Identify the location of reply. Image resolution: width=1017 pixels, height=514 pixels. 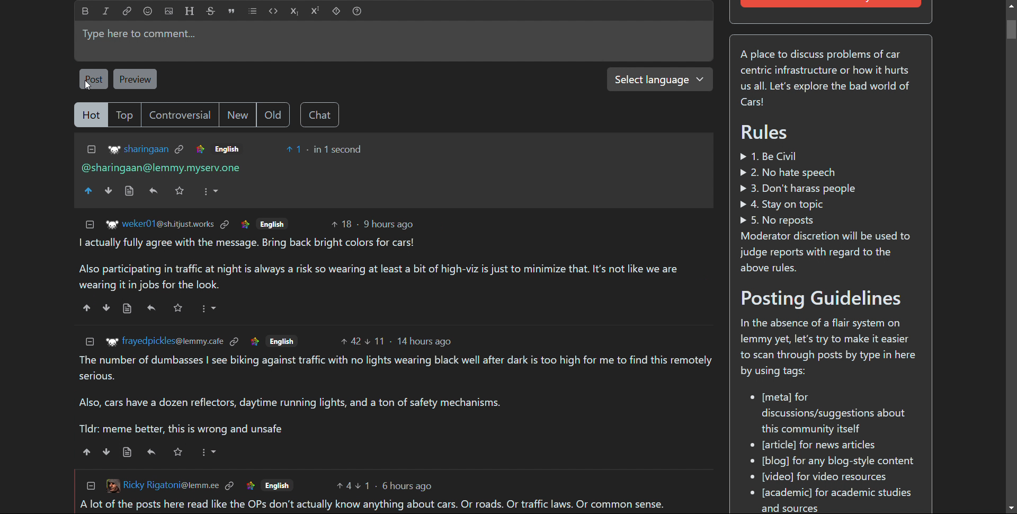
(152, 451).